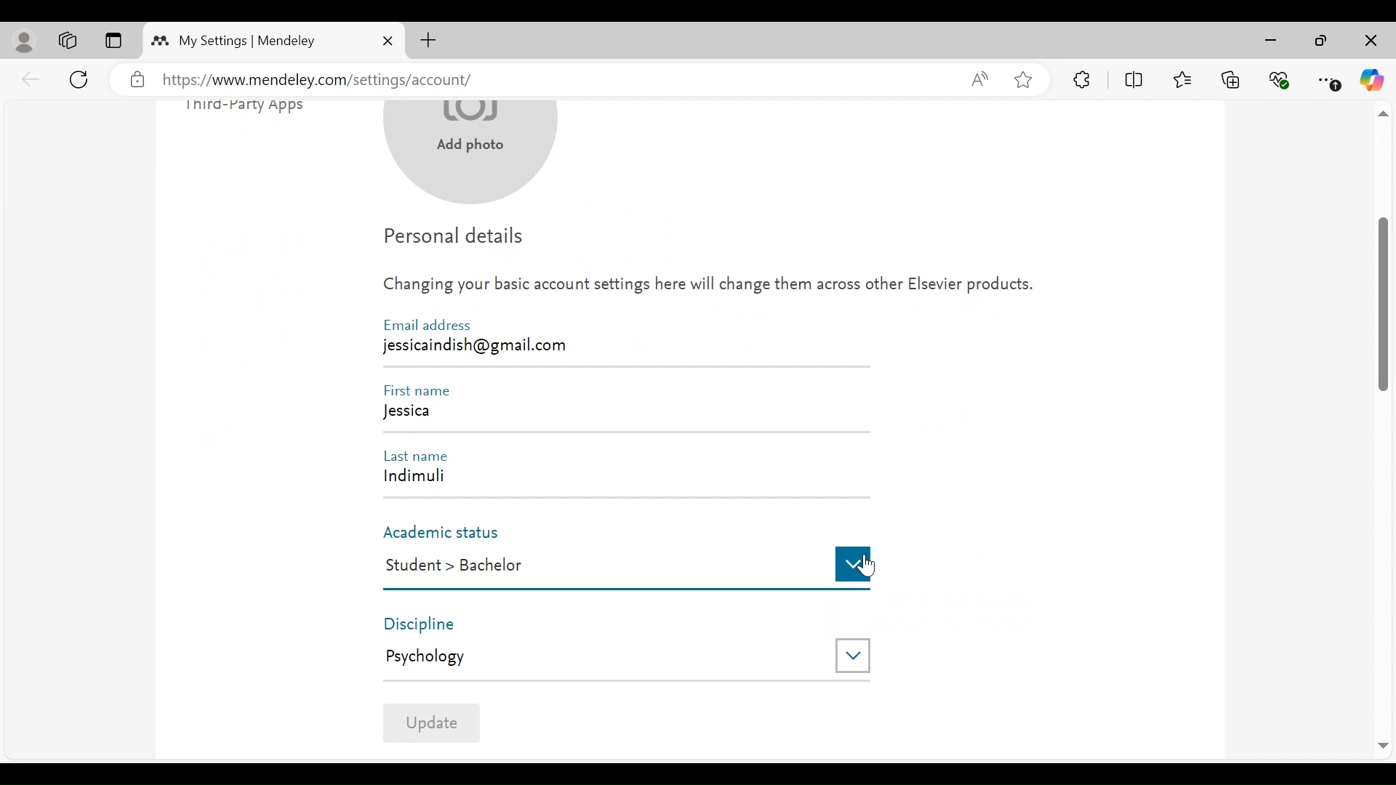 The width and height of the screenshot is (1396, 785). Describe the element at coordinates (597, 656) in the screenshot. I see `Psychology` at that location.